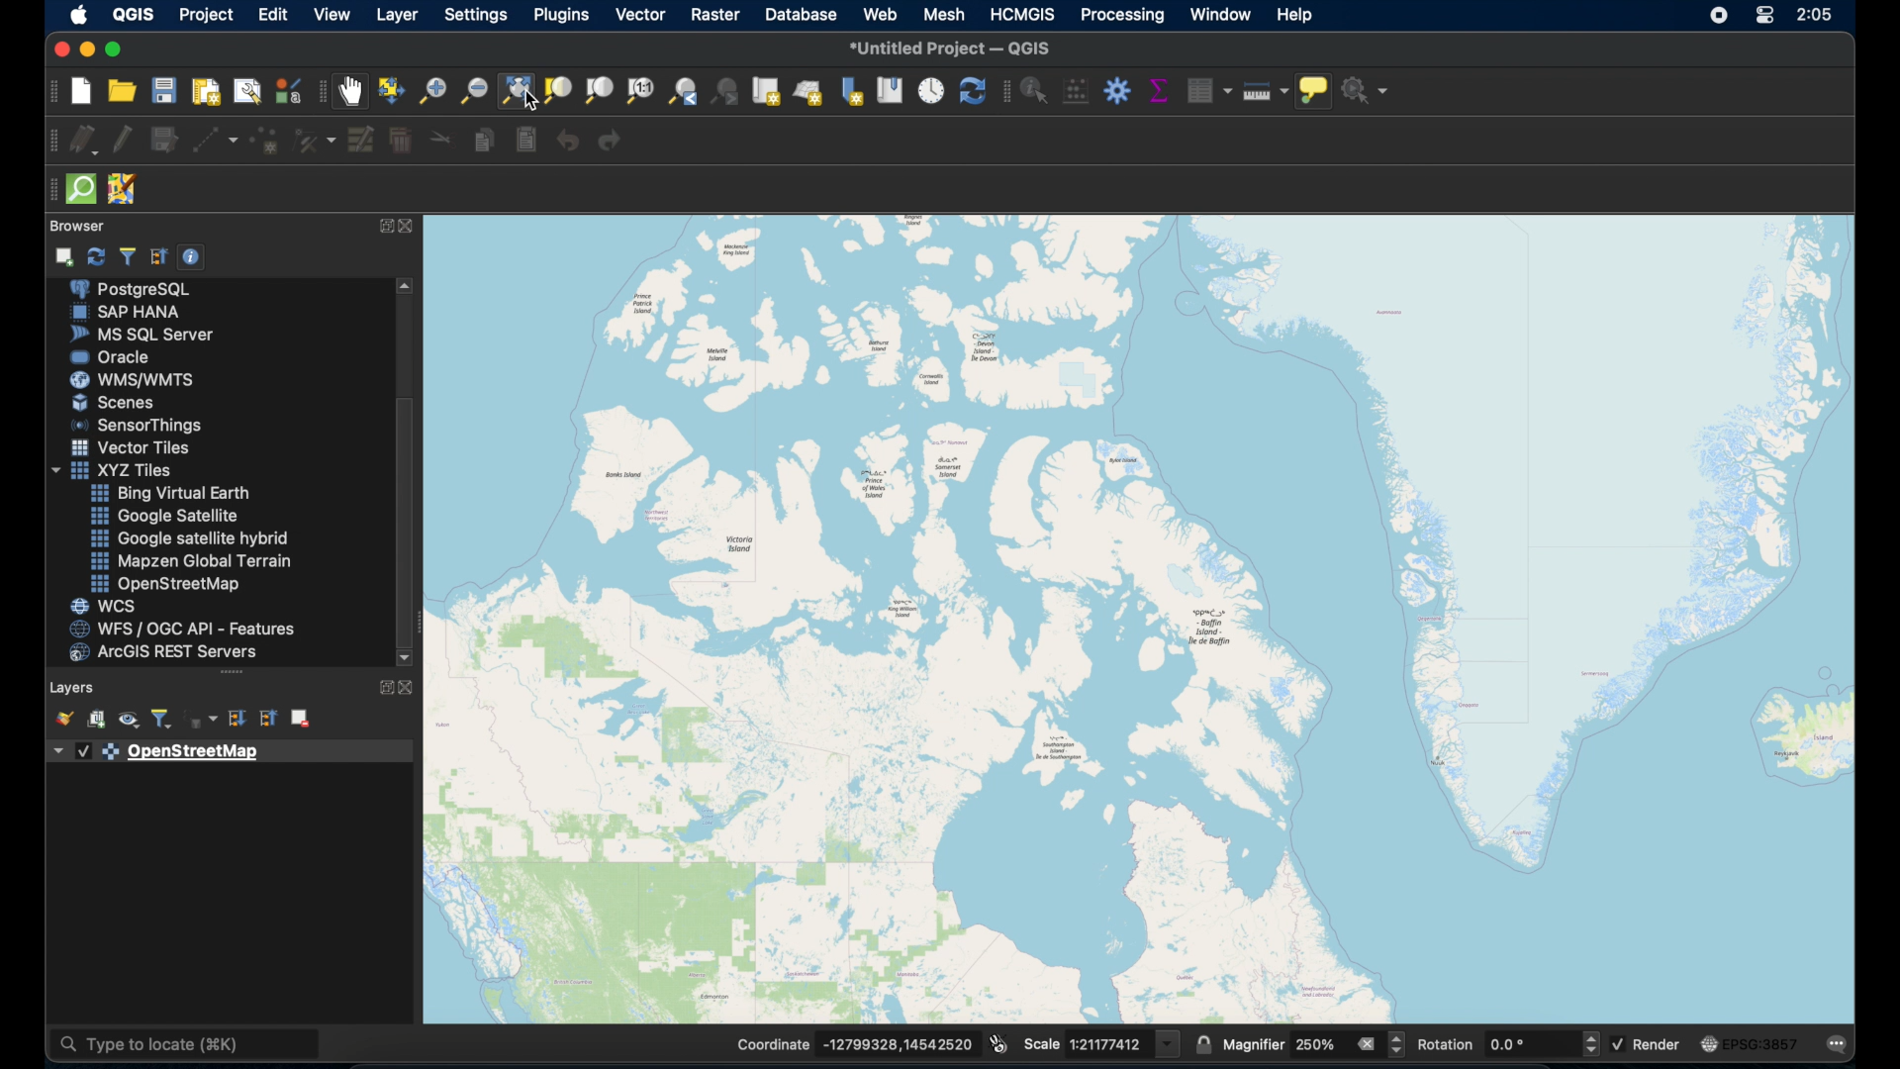 The width and height of the screenshot is (1900, 1069). I want to click on messages, so click(1842, 1042).